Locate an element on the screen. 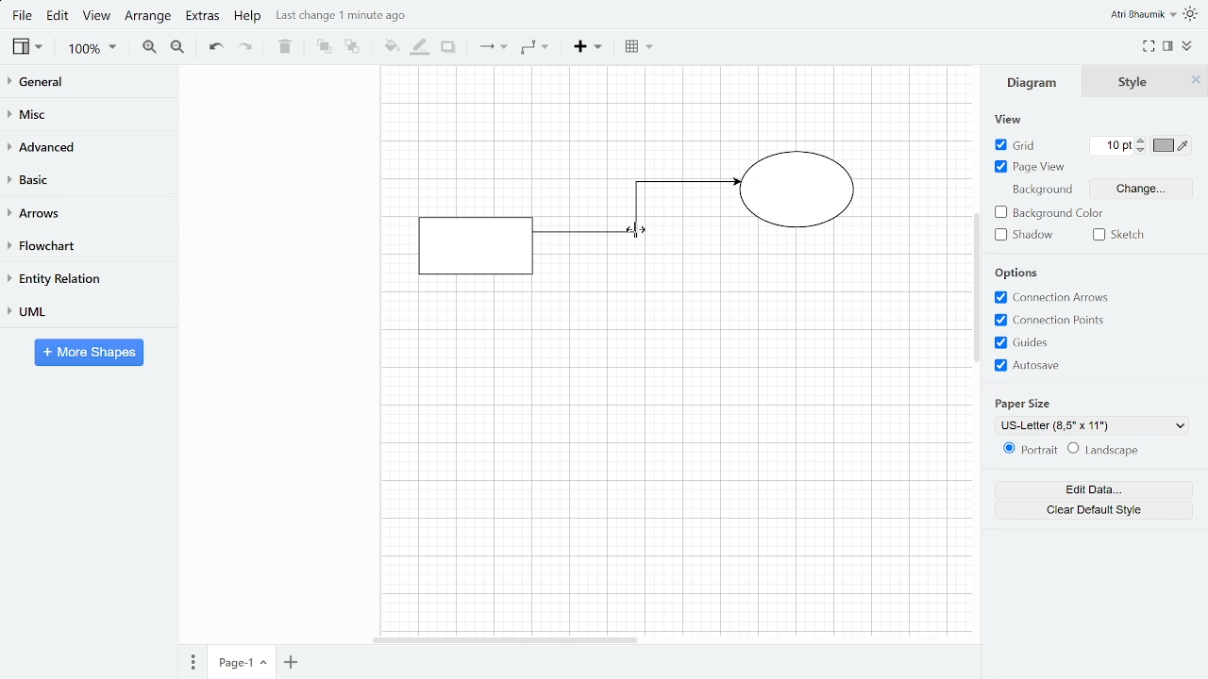  Delete is located at coordinates (283, 47).